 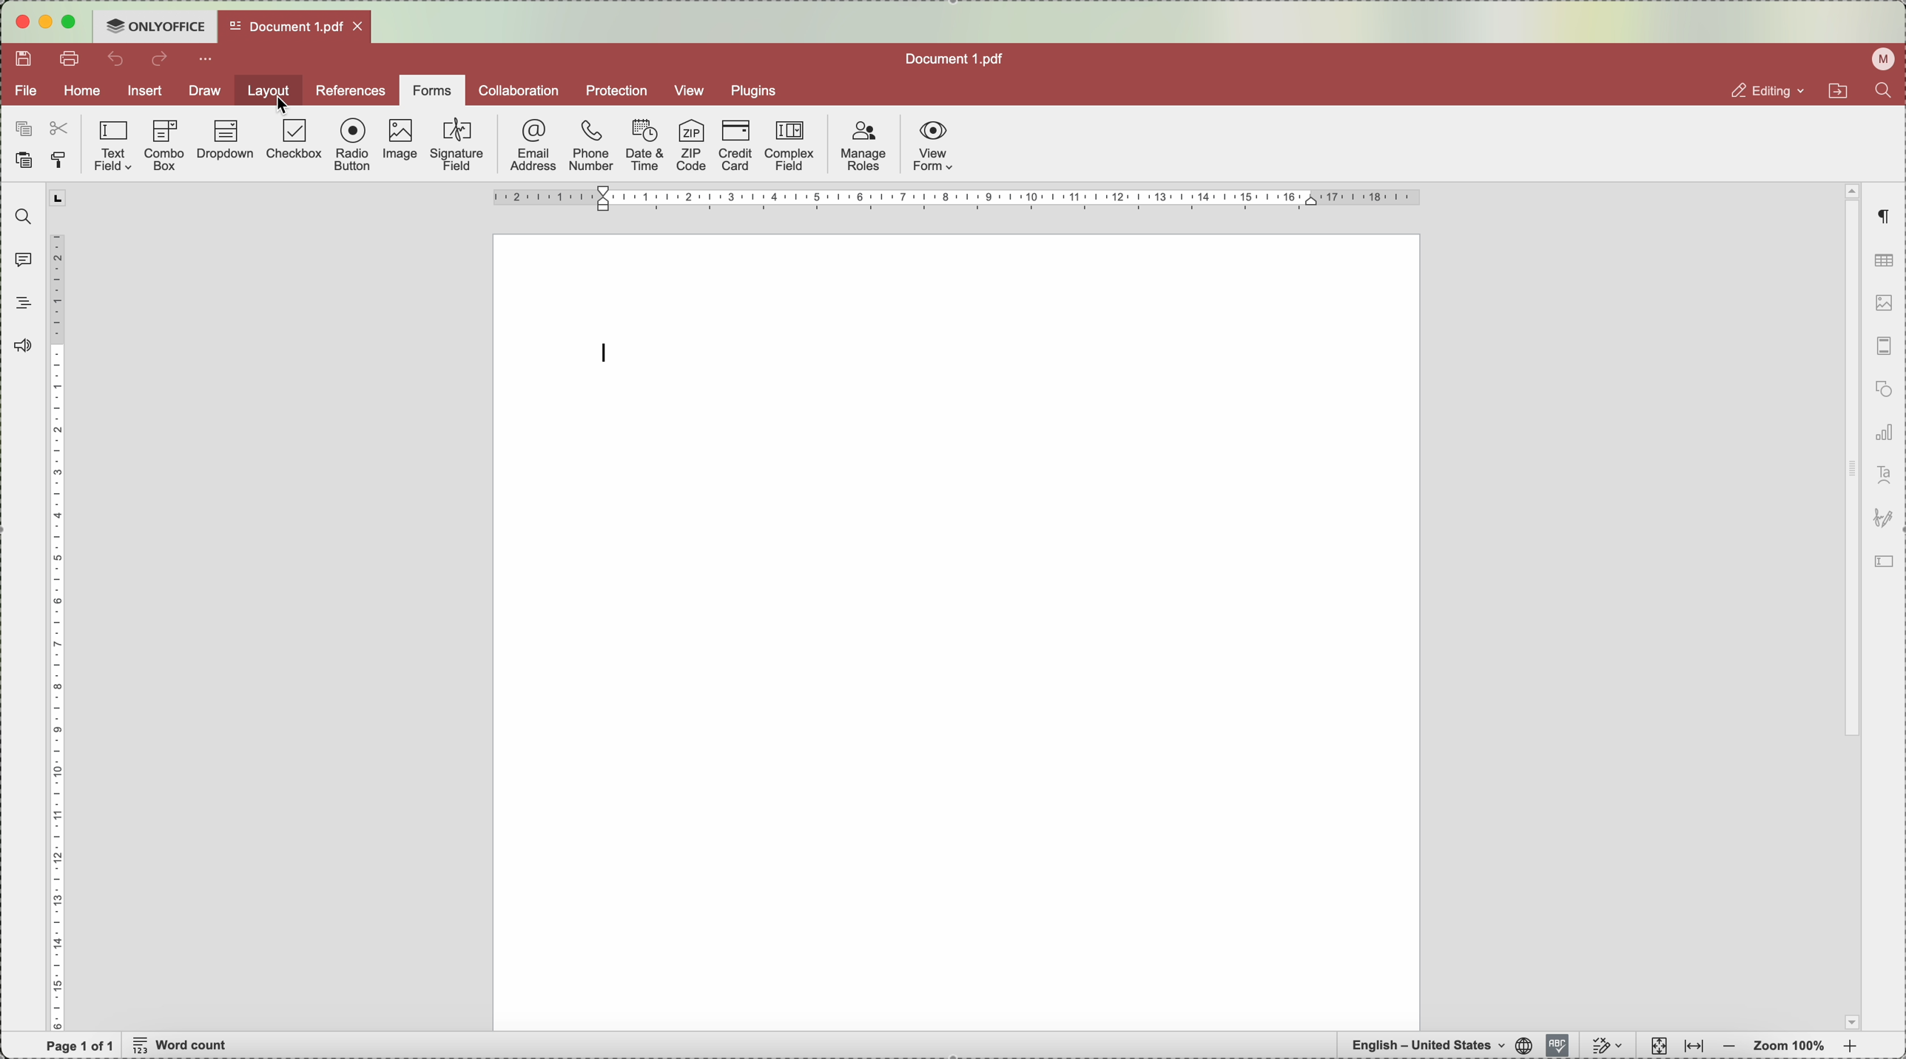 I want to click on redo, so click(x=161, y=61).